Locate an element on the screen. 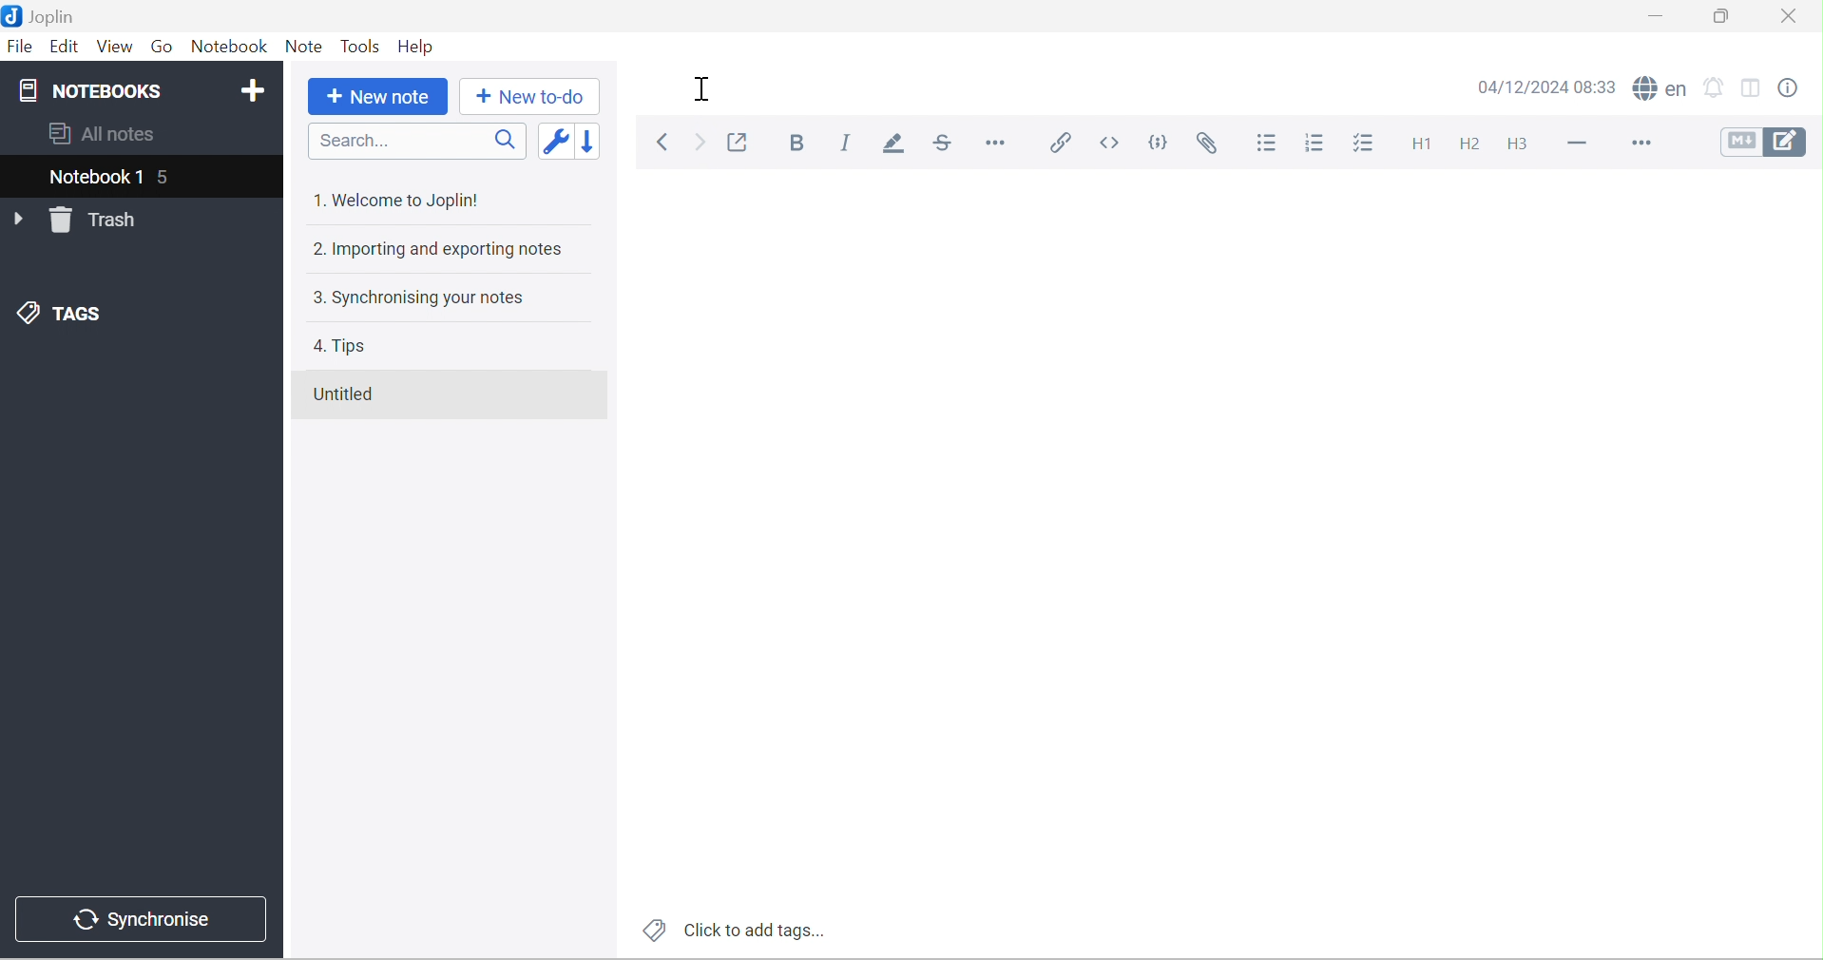 The width and height of the screenshot is (1823, 960). Add notebook is located at coordinates (253, 91).